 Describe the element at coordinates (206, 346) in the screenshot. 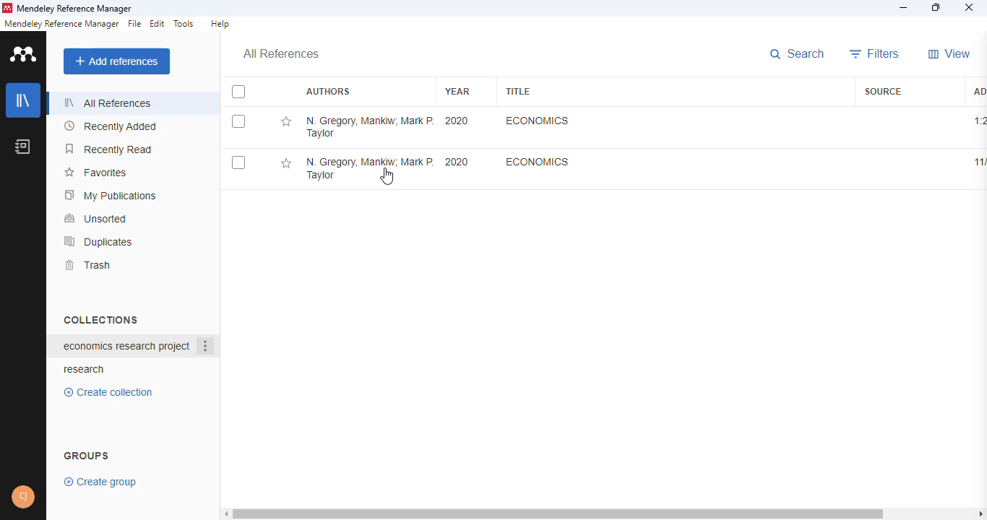

I see `more actions` at that location.